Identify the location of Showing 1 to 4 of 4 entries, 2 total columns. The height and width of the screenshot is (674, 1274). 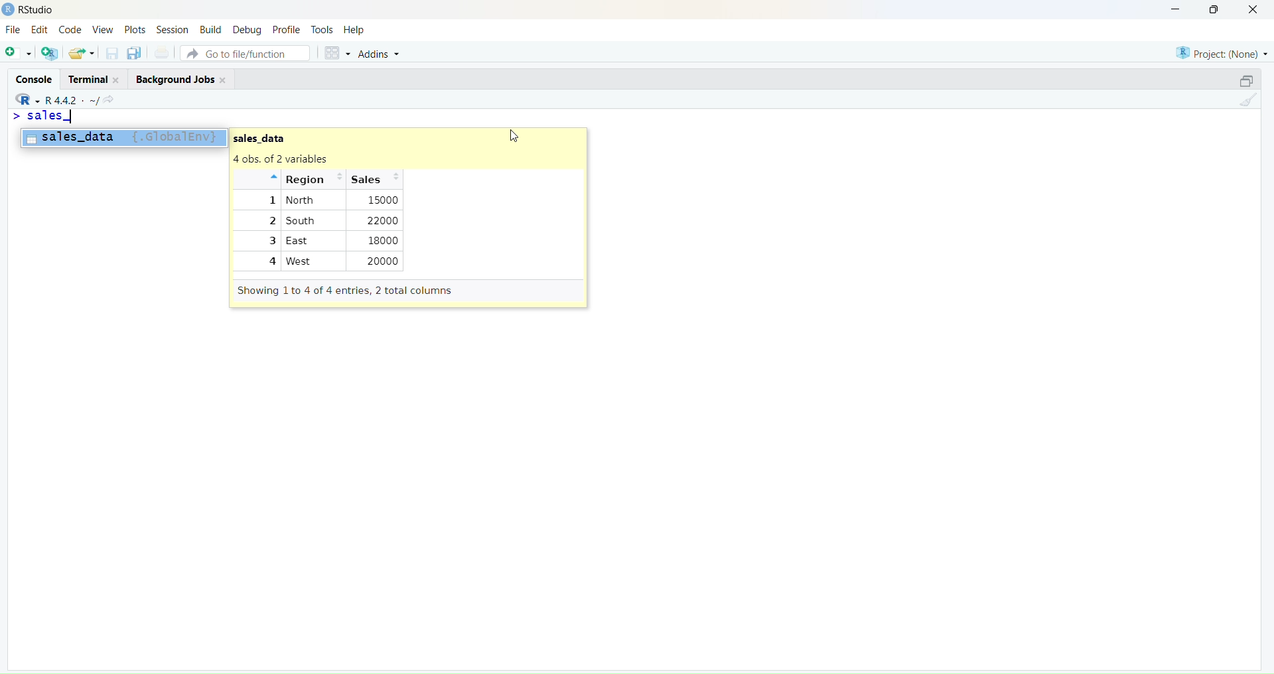
(348, 291).